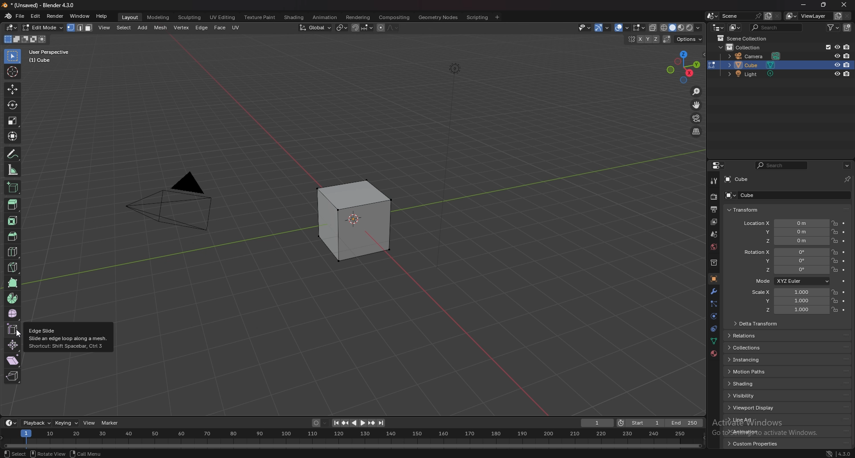 The width and height of the screenshot is (855, 458). I want to click on animate property, so click(844, 253).